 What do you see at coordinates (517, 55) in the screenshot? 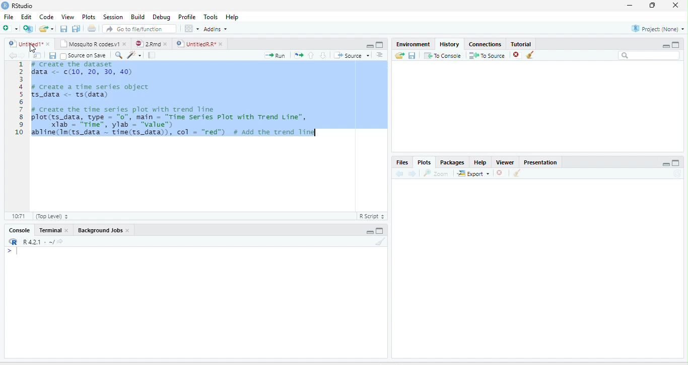
I see `Remove the selected history entries` at bounding box center [517, 55].